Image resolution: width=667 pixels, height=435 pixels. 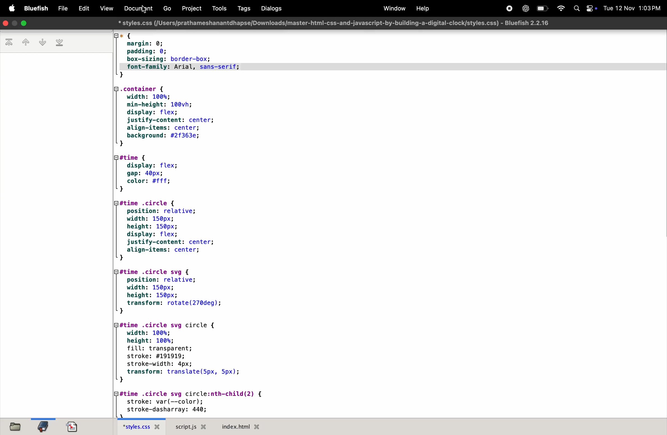 I want to click on File, so click(x=61, y=8).